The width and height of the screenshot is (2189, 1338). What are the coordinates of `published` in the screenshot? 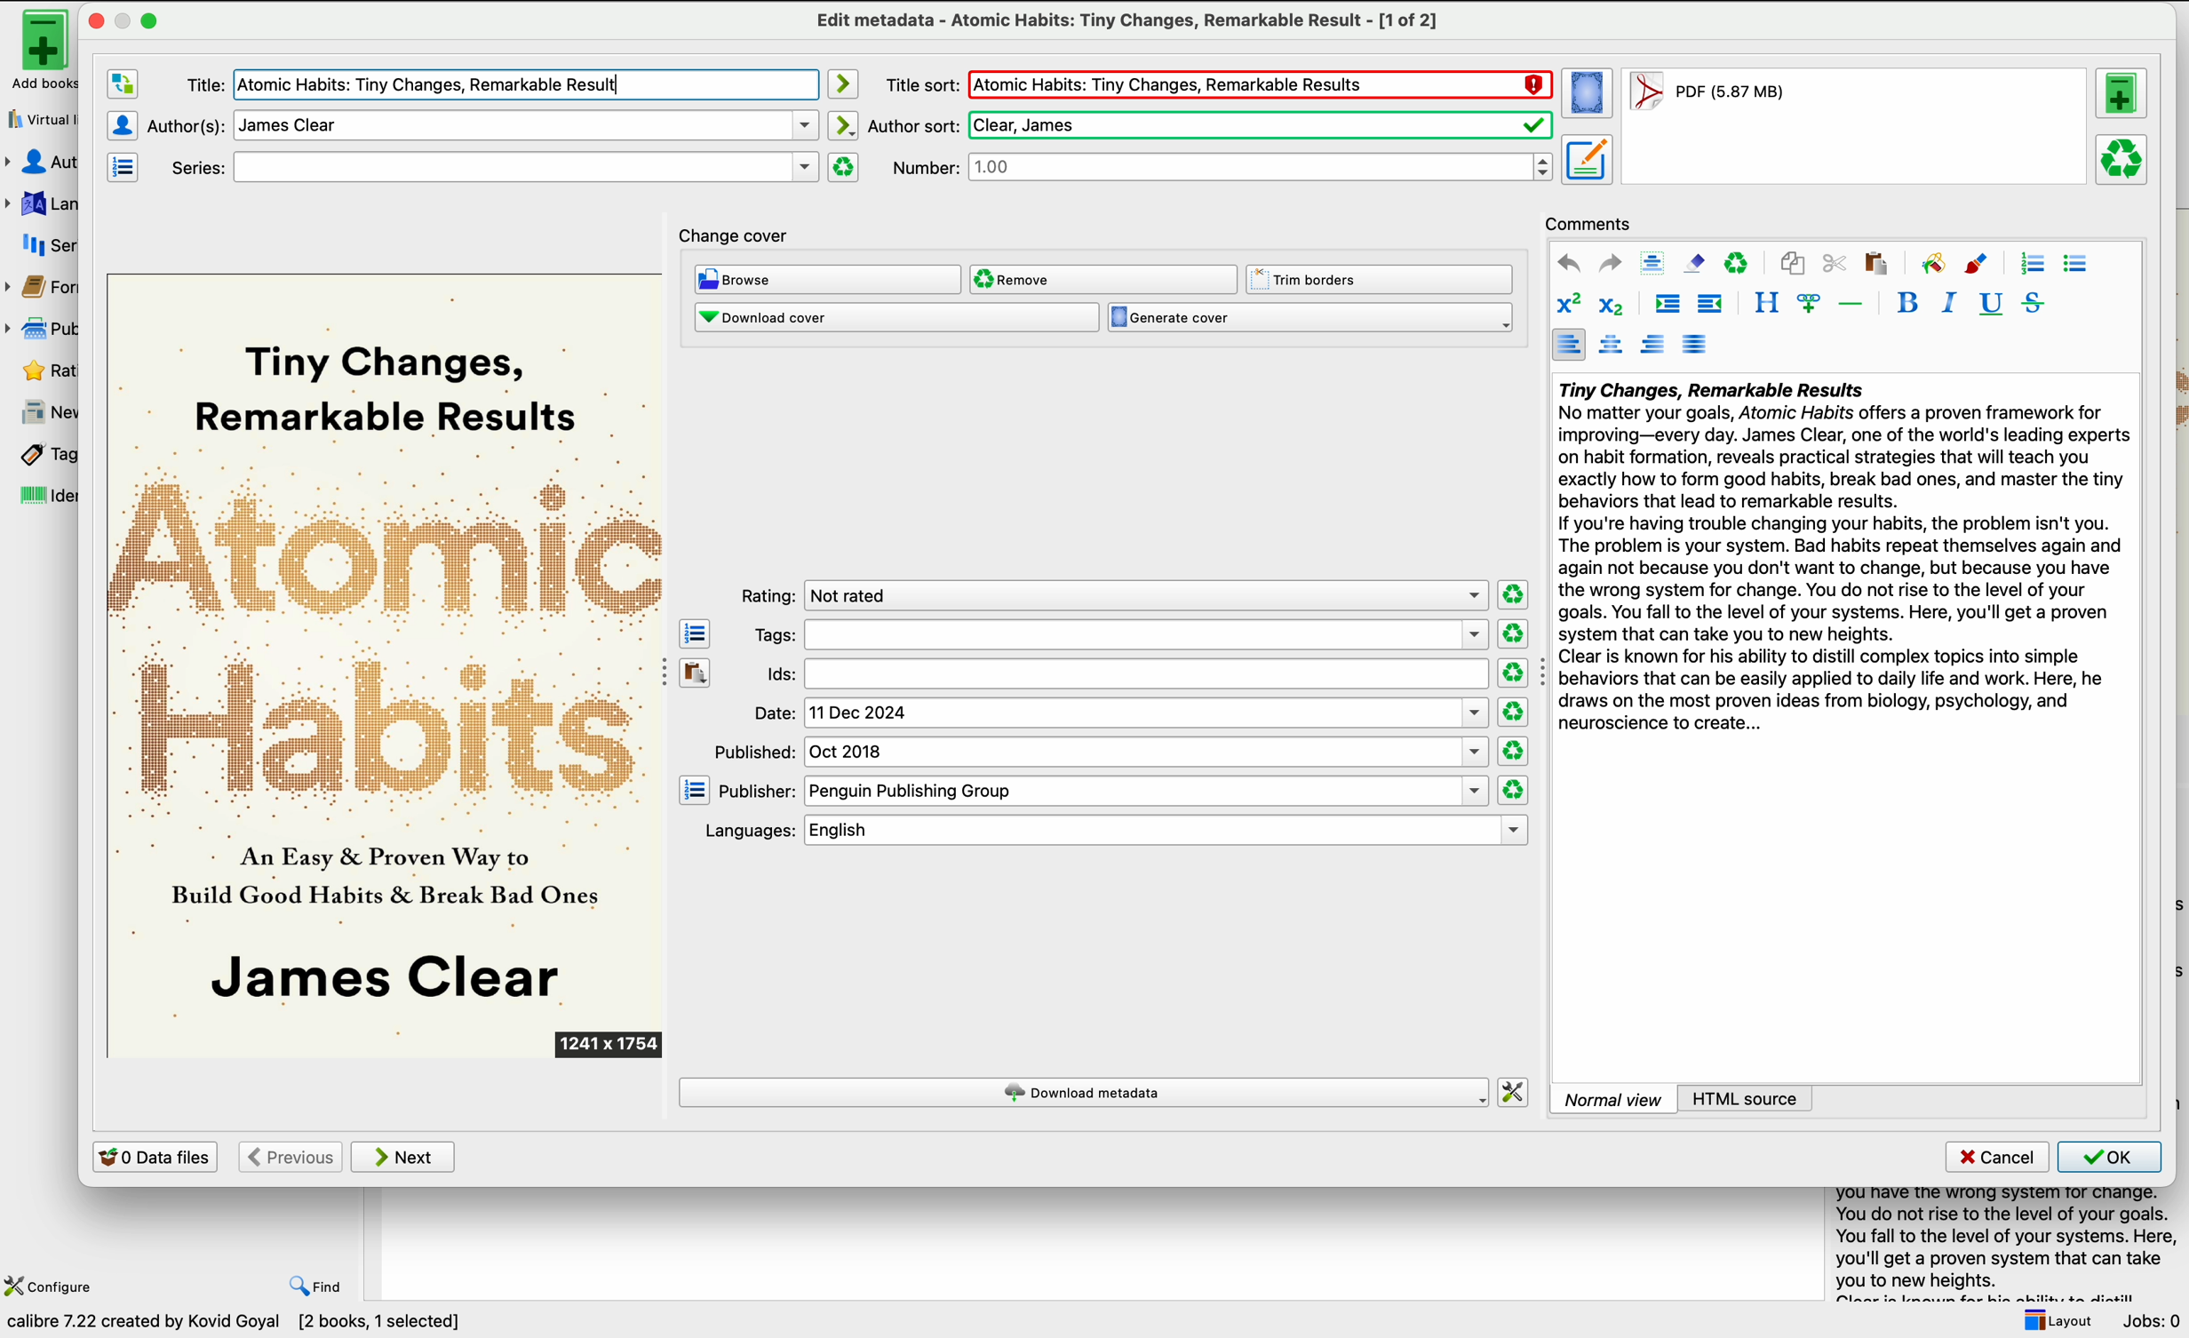 It's located at (1102, 752).